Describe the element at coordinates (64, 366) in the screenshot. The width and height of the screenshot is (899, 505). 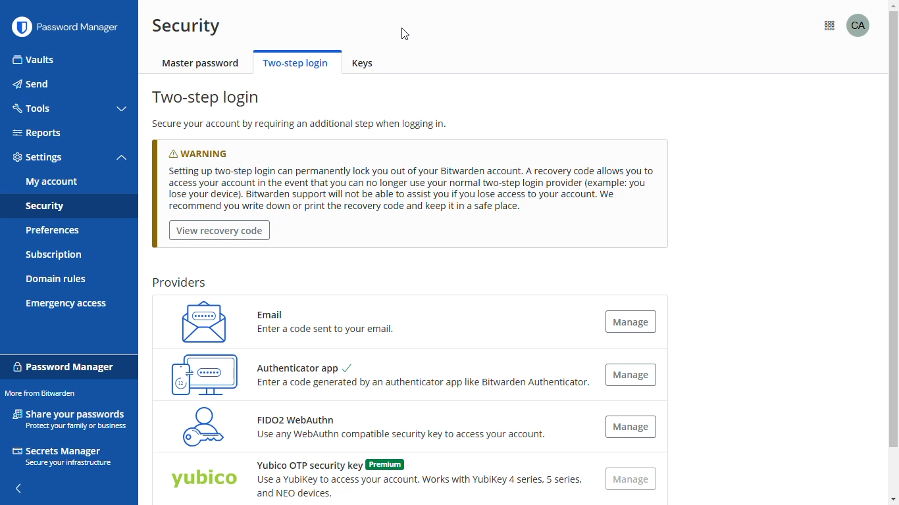
I see `password manager` at that location.